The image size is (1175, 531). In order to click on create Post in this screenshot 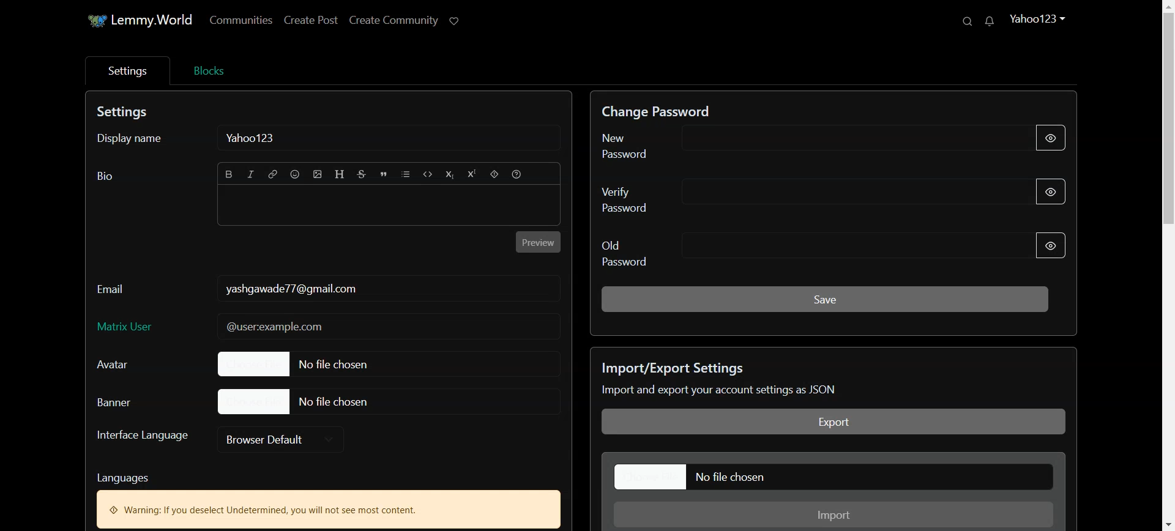, I will do `click(310, 19)`.